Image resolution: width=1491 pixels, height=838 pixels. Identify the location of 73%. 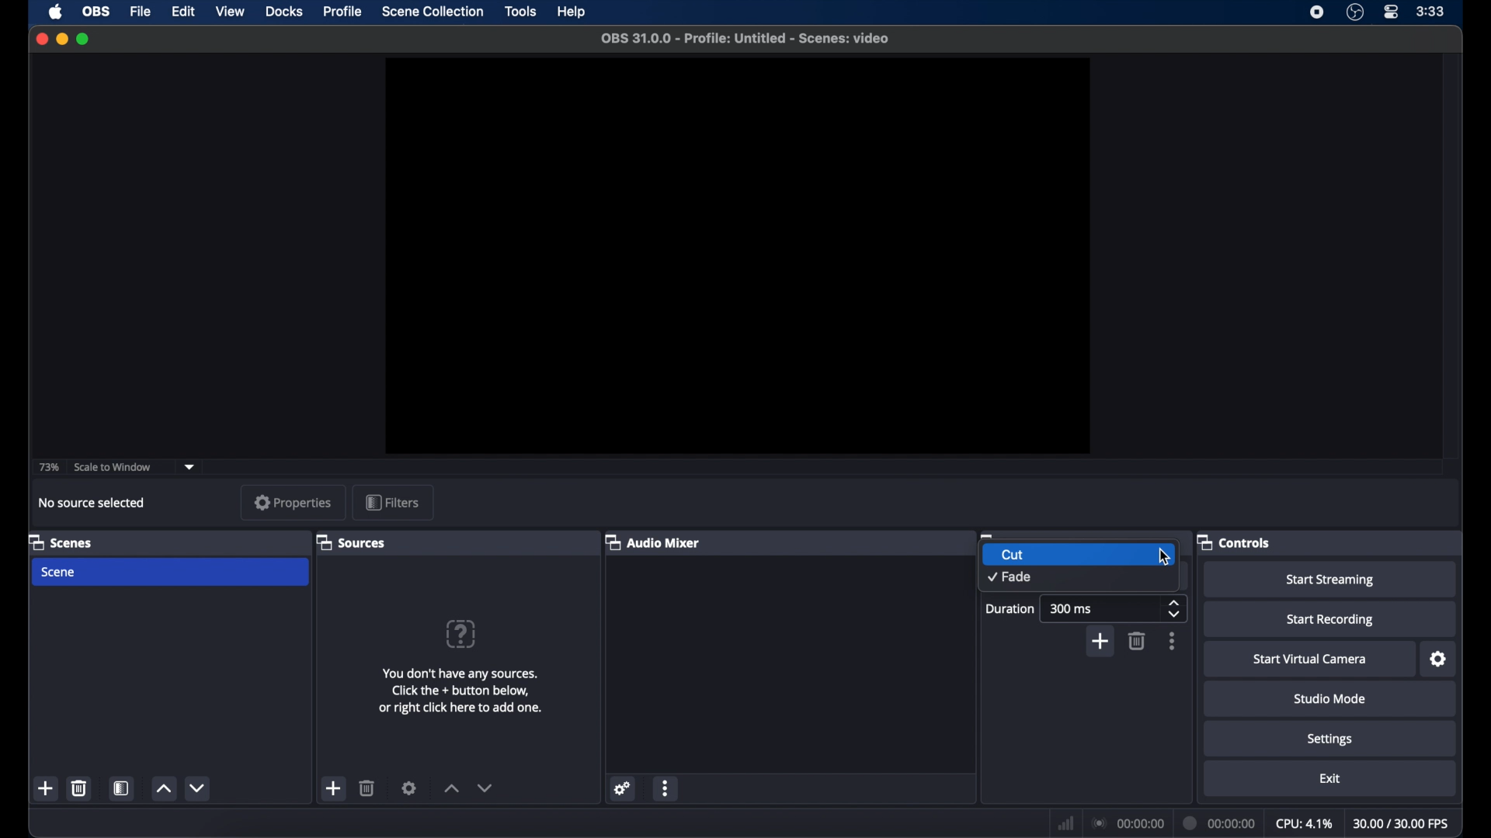
(47, 467).